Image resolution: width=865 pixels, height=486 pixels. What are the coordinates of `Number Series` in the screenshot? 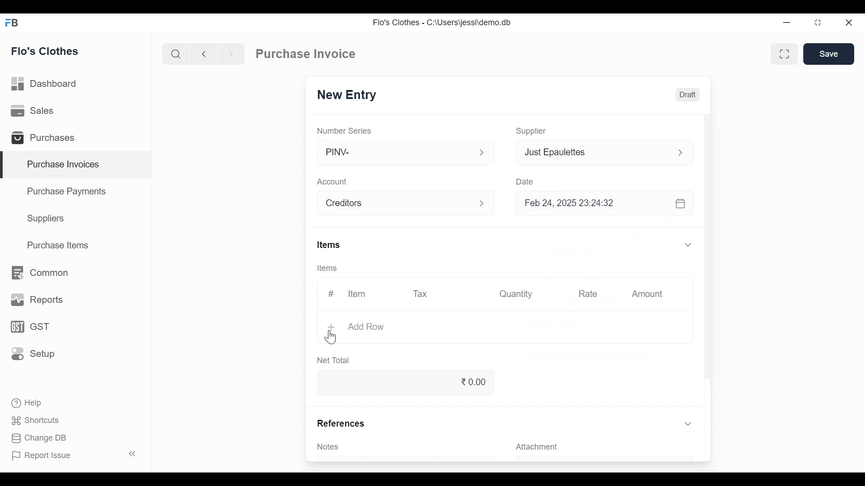 It's located at (345, 130).